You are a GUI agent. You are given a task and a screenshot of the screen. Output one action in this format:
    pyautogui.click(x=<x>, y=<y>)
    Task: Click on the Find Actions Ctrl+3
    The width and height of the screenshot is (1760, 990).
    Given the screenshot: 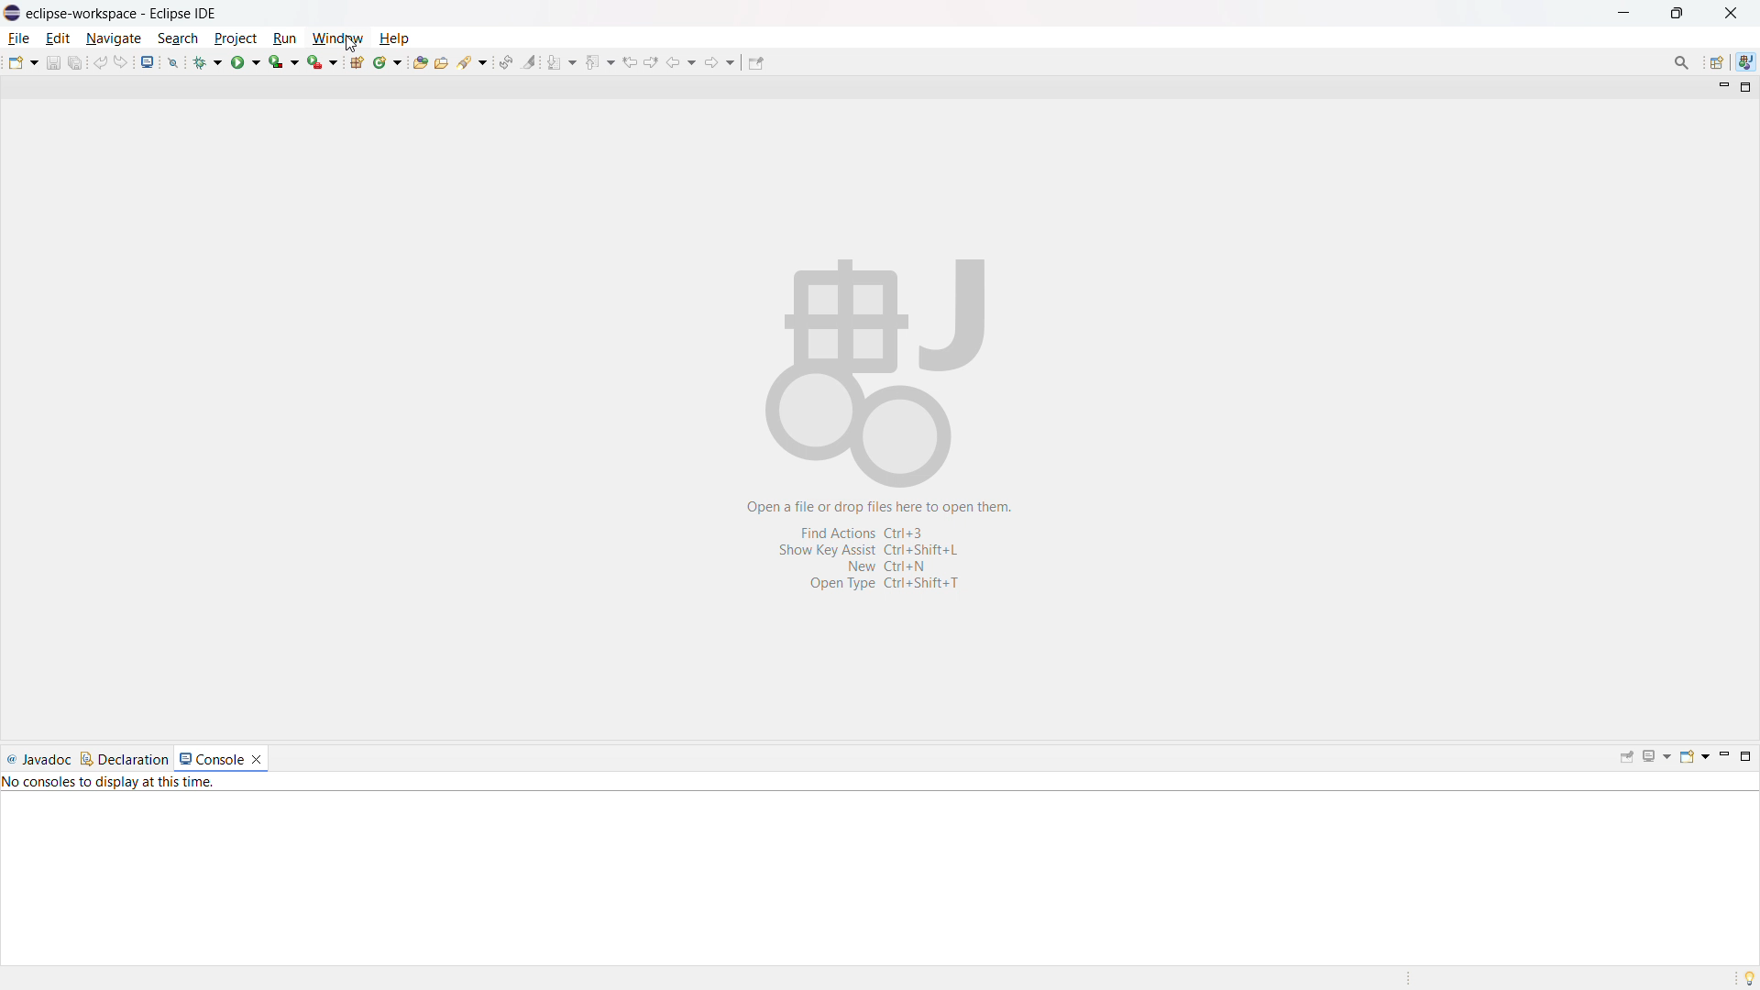 What is the action you would take?
    pyautogui.click(x=880, y=532)
    